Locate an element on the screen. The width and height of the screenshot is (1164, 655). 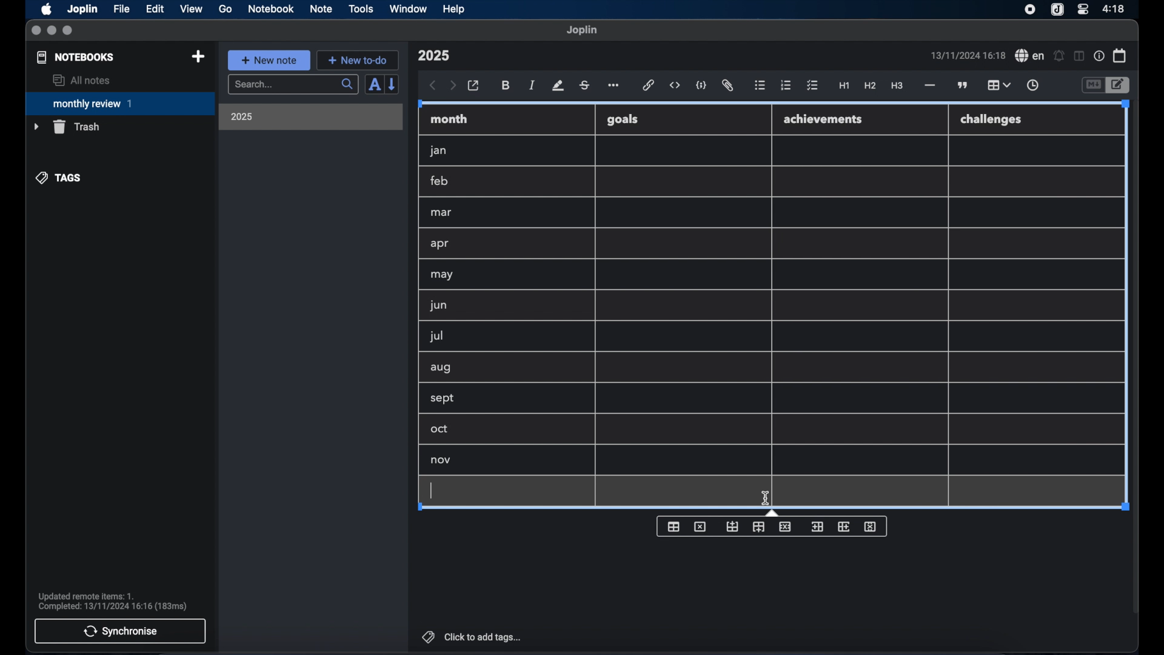
heading 2 is located at coordinates (871, 86).